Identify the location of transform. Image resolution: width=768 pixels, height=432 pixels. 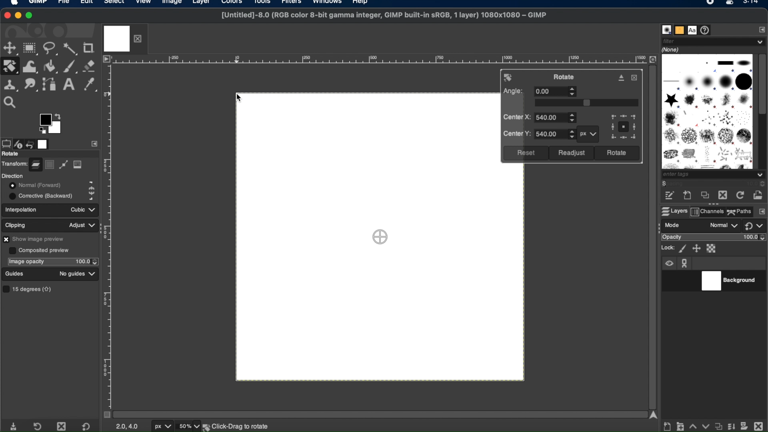
(14, 163).